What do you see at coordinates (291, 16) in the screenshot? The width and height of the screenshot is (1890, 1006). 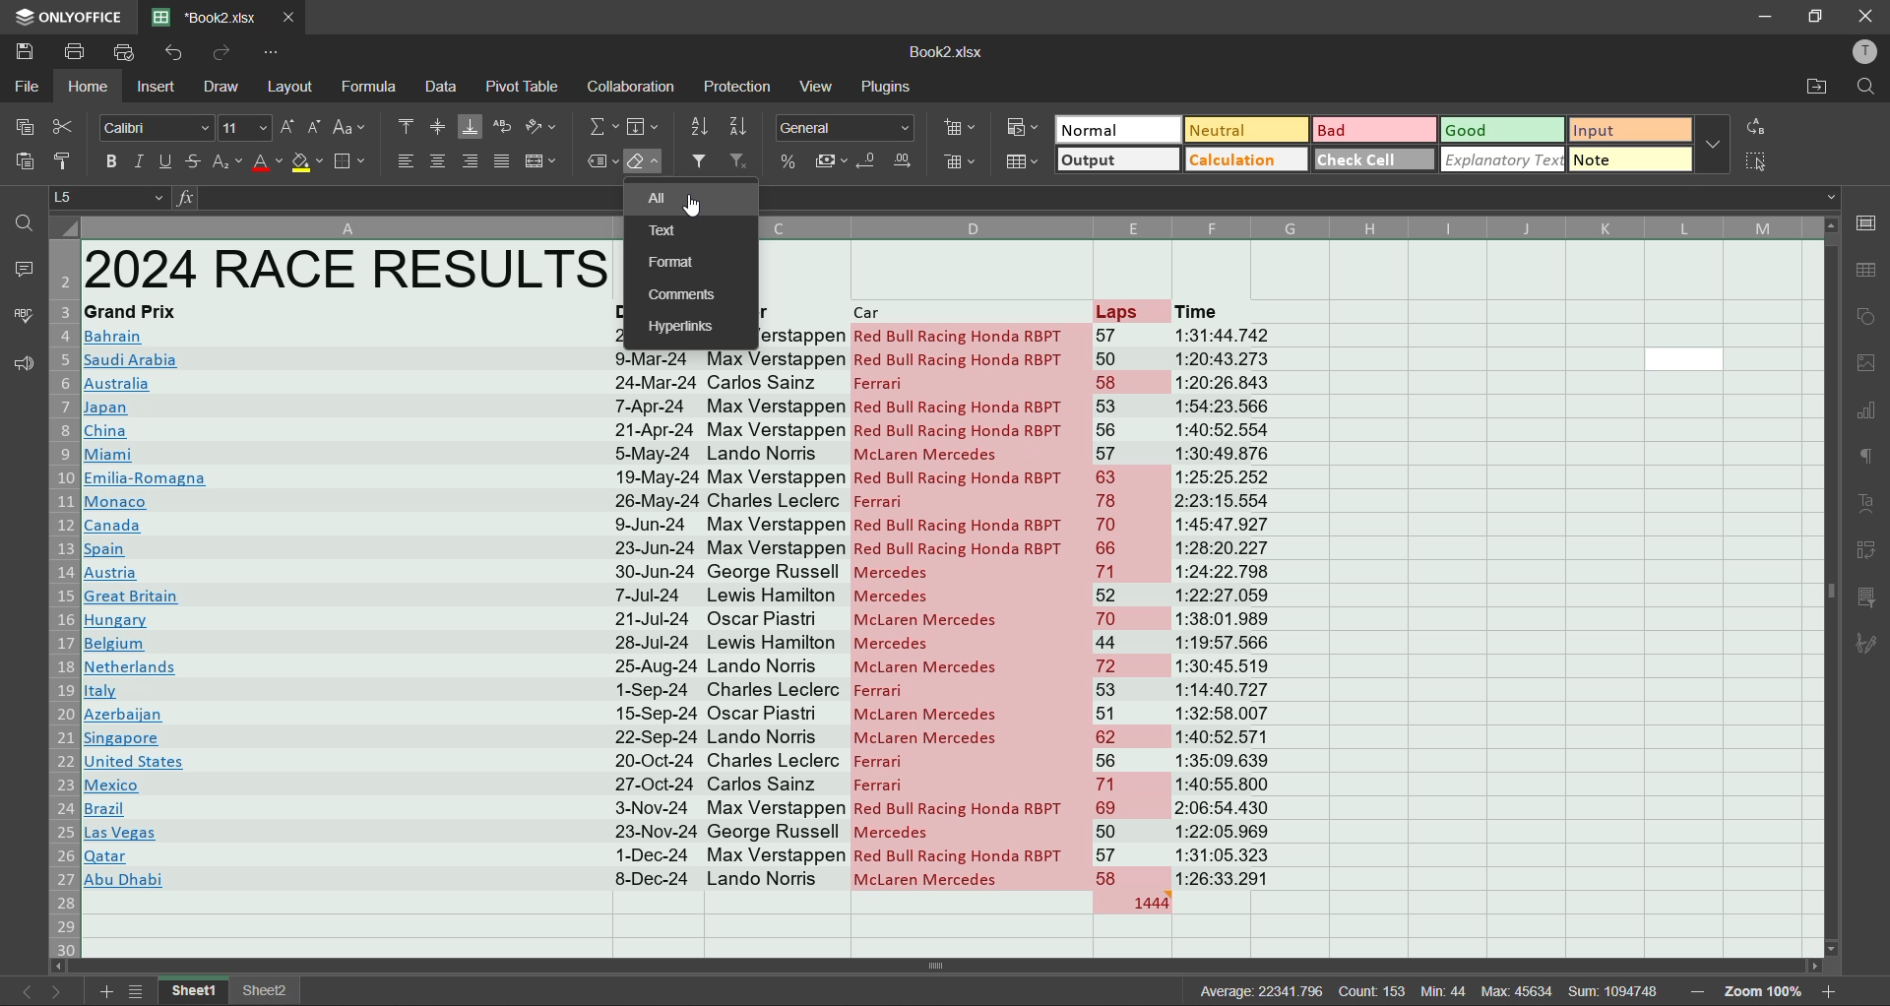 I see `close tab` at bounding box center [291, 16].